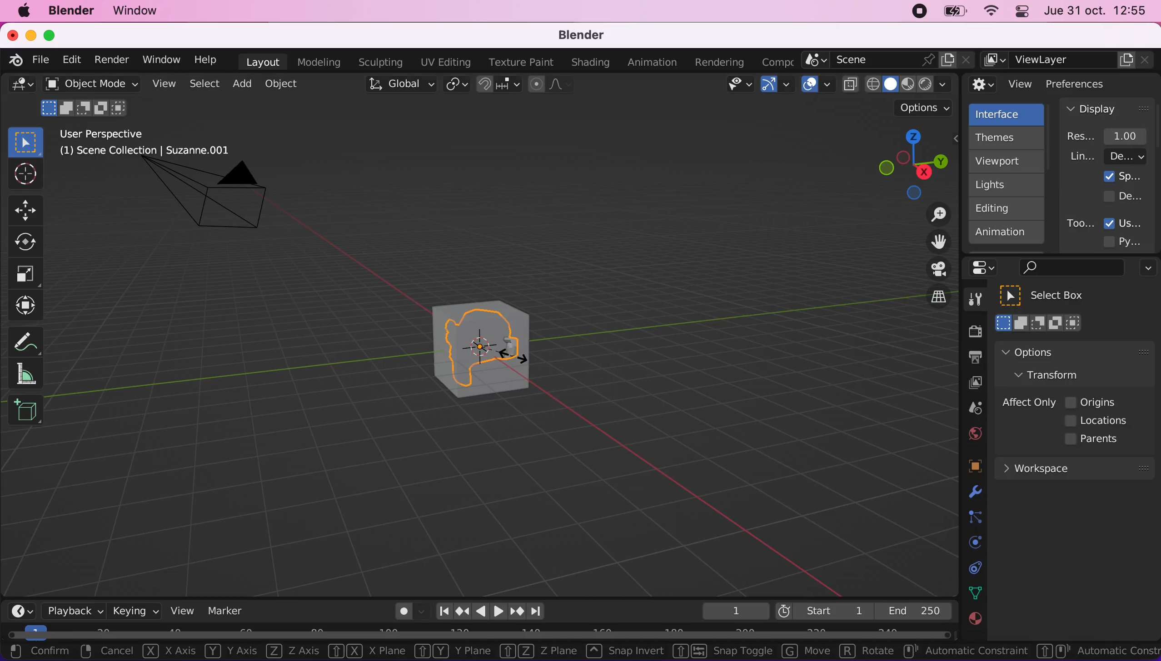  Describe the element at coordinates (1039, 323) in the screenshot. I see `select box mode` at that location.